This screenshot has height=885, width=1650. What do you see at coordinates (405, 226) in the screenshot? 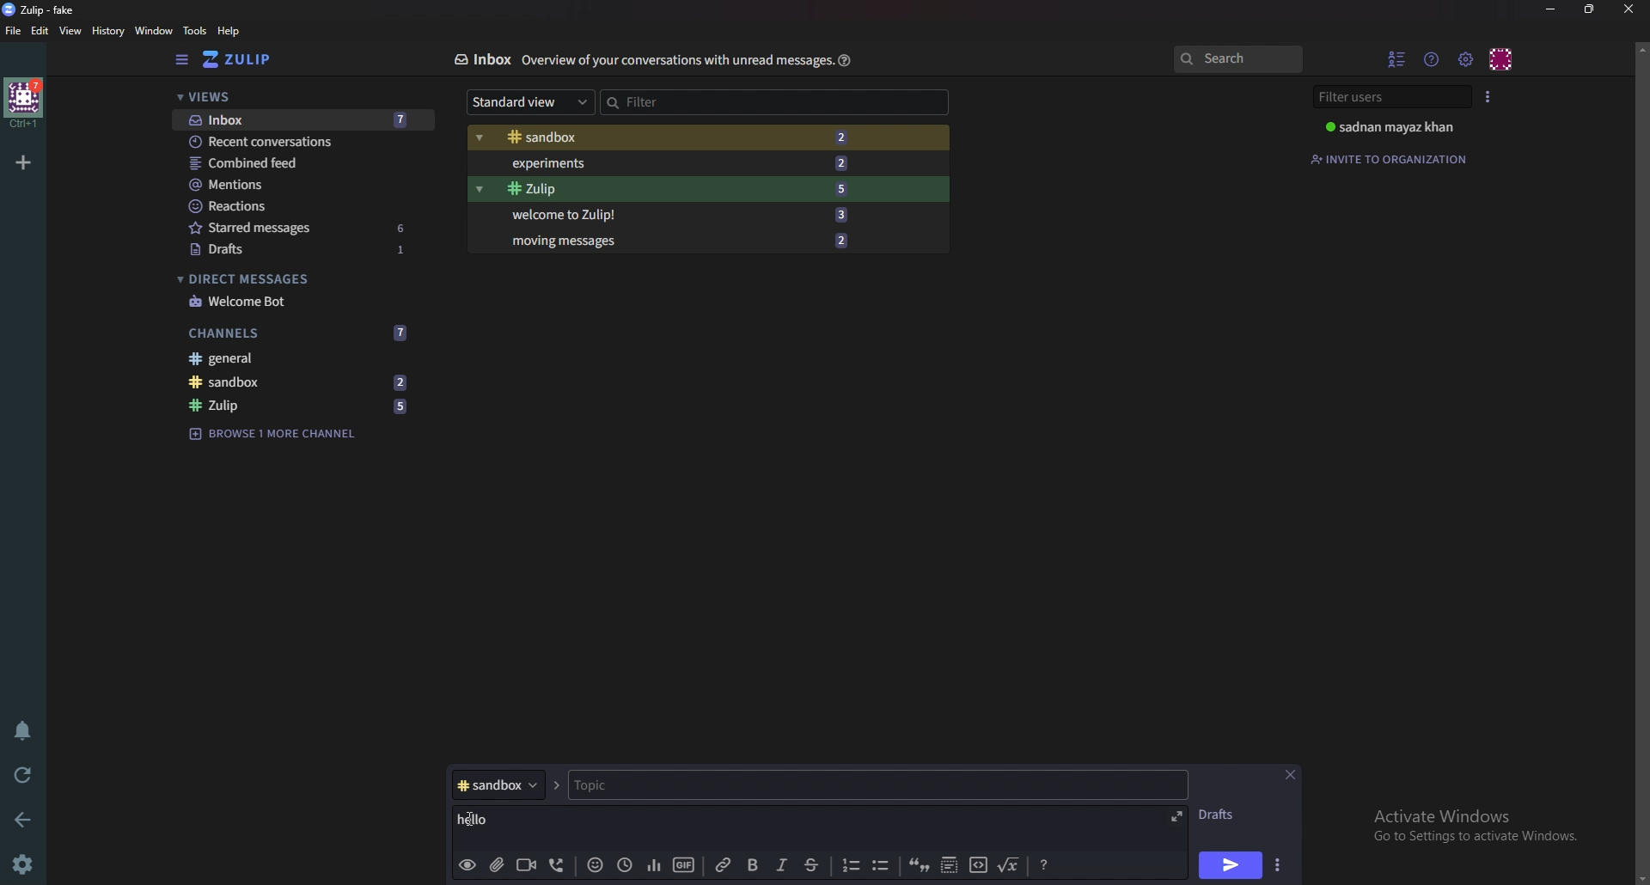
I see `6` at bounding box center [405, 226].